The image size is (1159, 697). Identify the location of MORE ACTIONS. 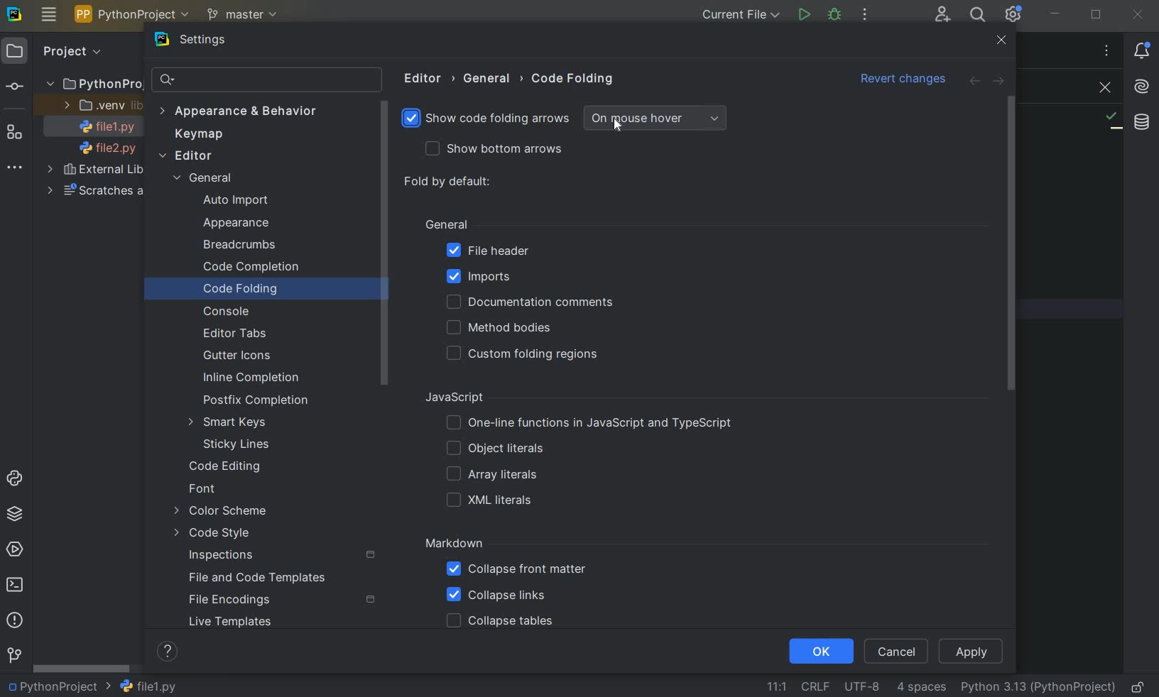
(866, 14).